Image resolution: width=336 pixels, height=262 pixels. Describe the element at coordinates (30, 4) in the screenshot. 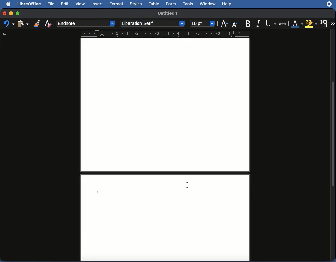

I see `LibreOffice` at that location.